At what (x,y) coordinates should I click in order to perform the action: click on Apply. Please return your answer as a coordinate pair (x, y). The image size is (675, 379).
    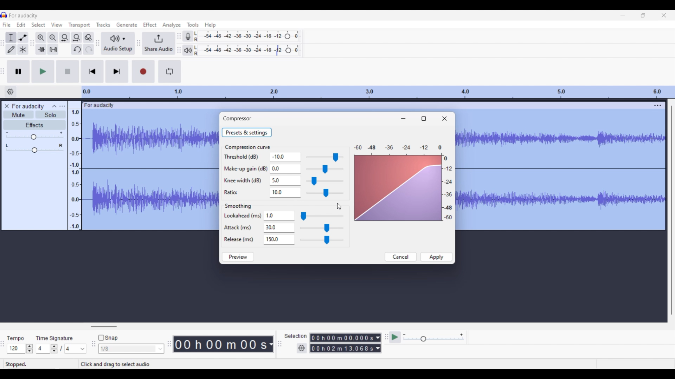
    Looking at the image, I should click on (436, 257).